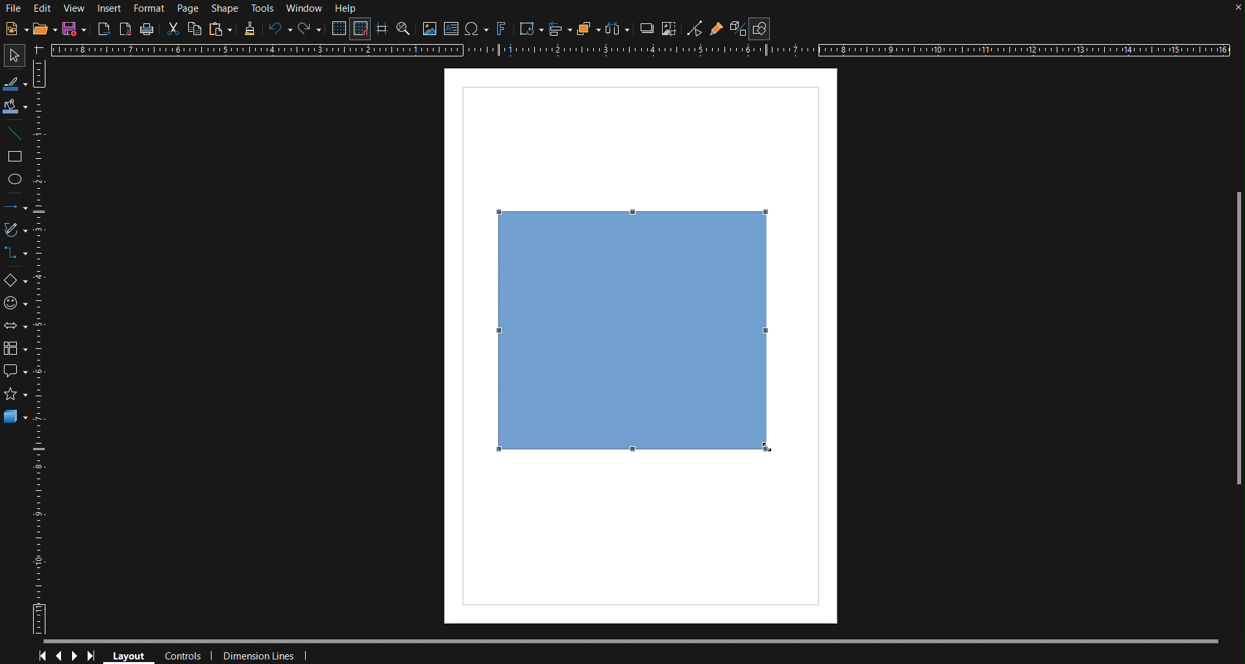  What do you see at coordinates (188, 8) in the screenshot?
I see `Page` at bounding box center [188, 8].